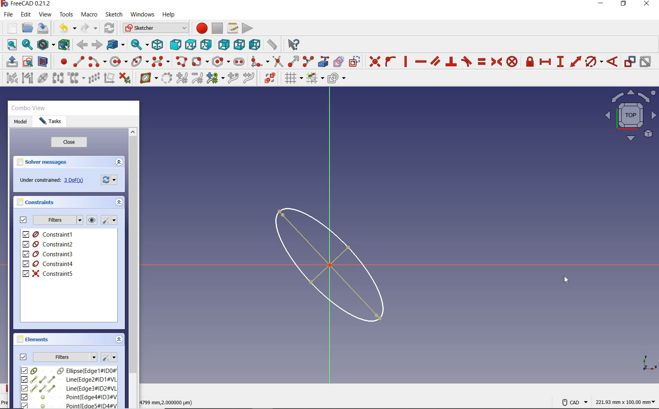  What do you see at coordinates (336, 79) in the screenshot?
I see `configure rendering order` at bounding box center [336, 79].